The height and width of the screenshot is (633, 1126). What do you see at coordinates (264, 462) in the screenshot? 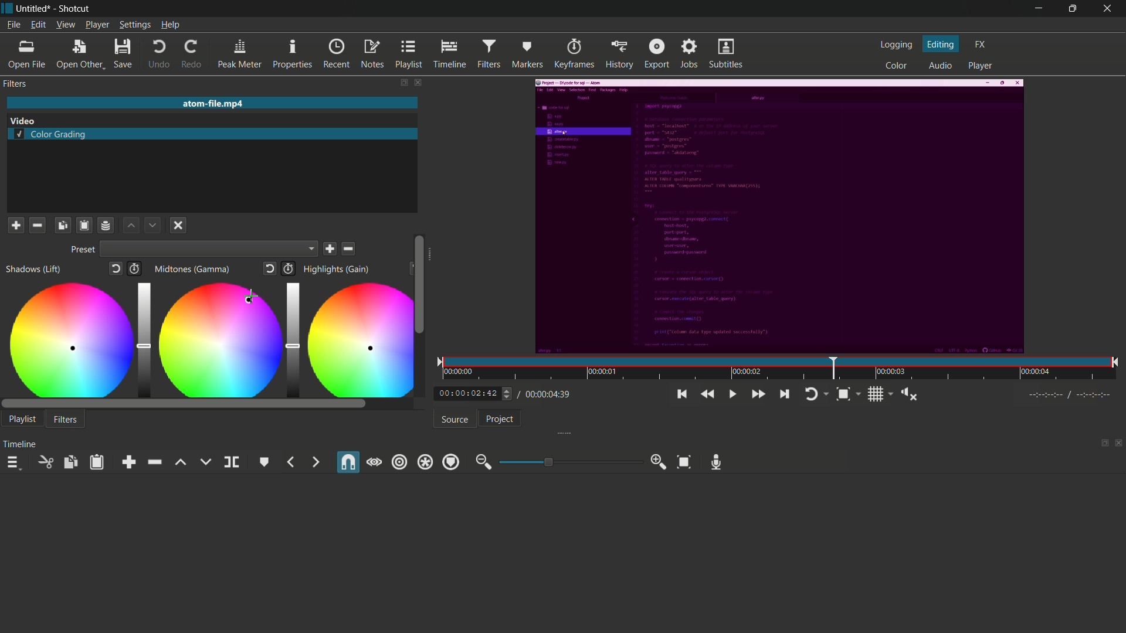
I see `create or edit marker` at bounding box center [264, 462].